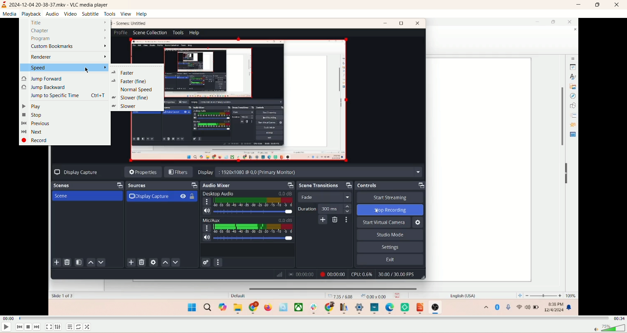 The image size is (627, 333). I want to click on cursor, so click(88, 71).